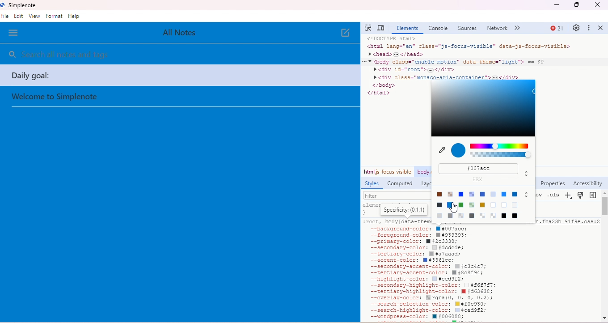  I want to click on main.fba23b.91f9e.css:2, so click(567, 223).